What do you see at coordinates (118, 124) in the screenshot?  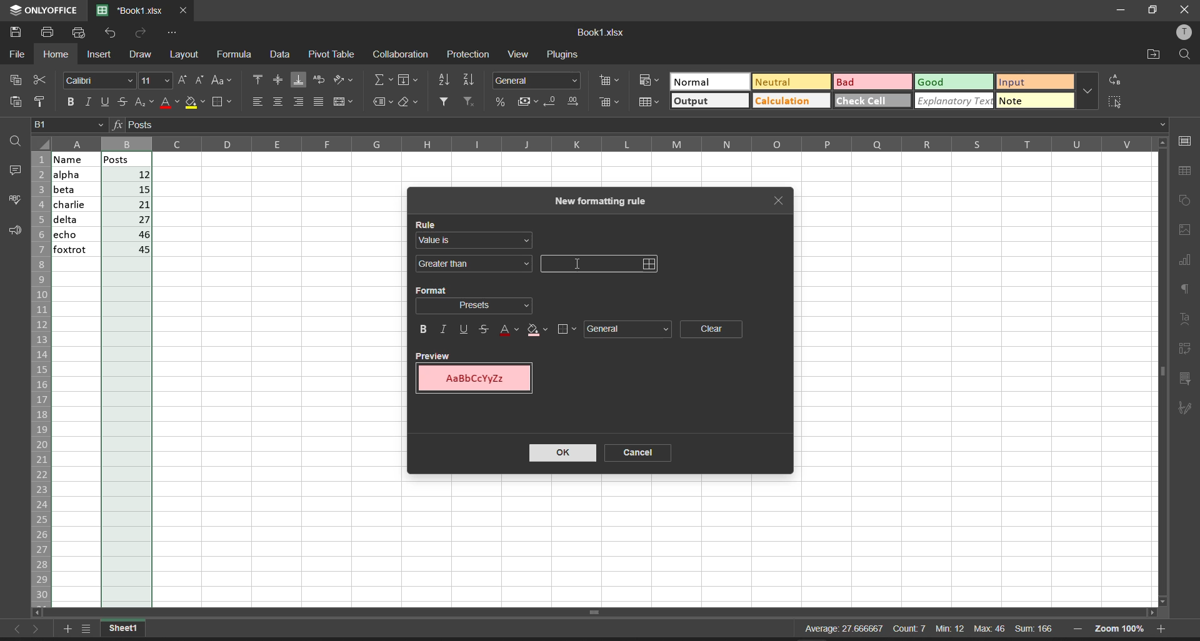 I see `formula` at bounding box center [118, 124].